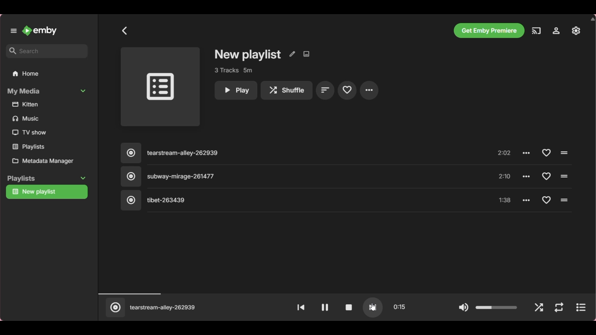 The height and width of the screenshot is (335, 596). What do you see at coordinates (592, 168) in the screenshot?
I see `scrollbar` at bounding box center [592, 168].